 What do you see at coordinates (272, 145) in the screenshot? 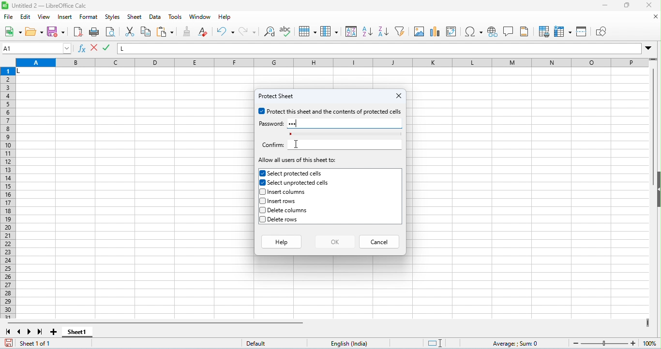
I see `confirm` at bounding box center [272, 145].